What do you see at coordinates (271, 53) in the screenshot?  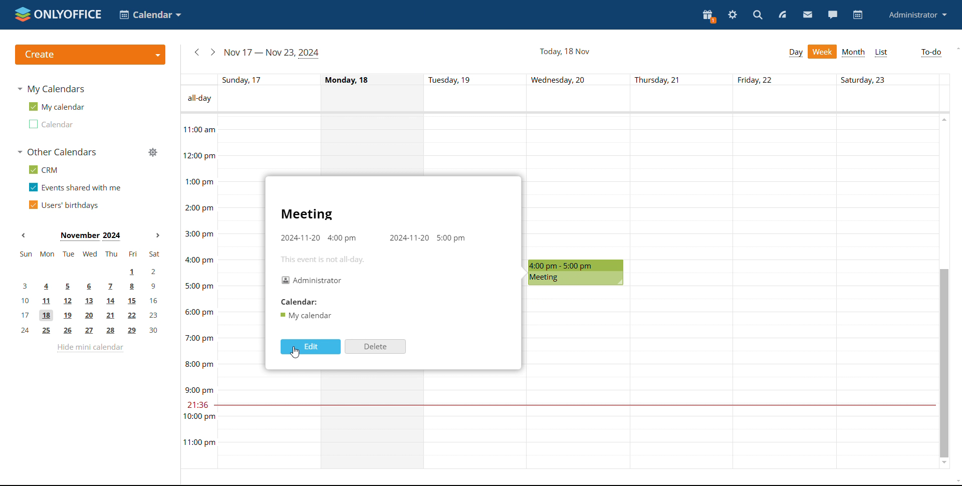 I see `current week` at bounding box center [271, 53].